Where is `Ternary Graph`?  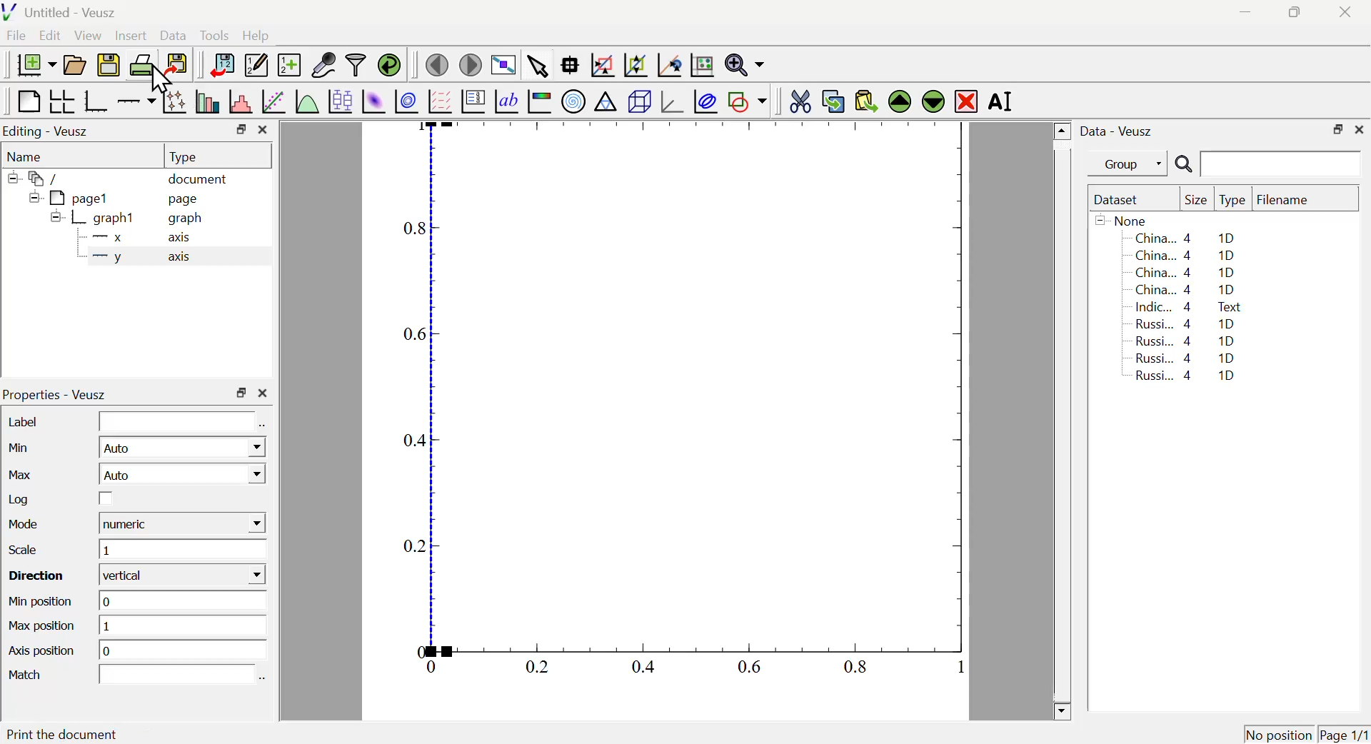 Ternary Graph is located at coordinates (605, 101).